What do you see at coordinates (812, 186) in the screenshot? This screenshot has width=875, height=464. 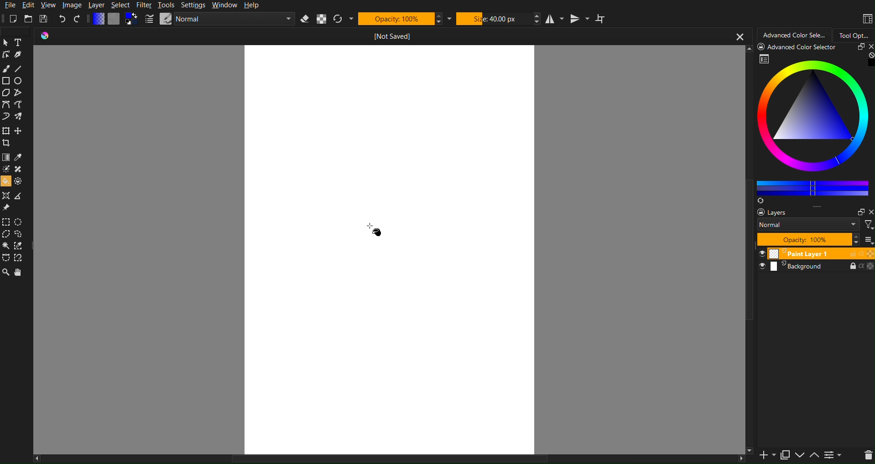 I see `color line` at bounding box center [812, 186].